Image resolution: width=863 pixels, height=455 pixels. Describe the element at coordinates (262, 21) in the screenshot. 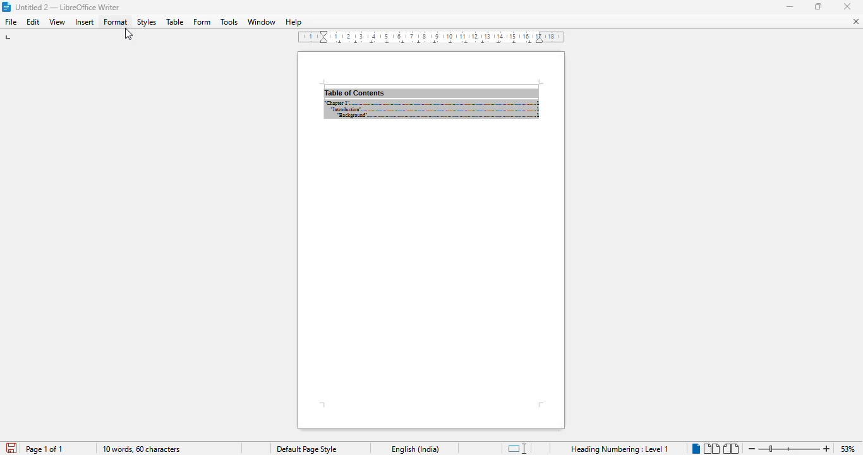

I see `window` at that location.